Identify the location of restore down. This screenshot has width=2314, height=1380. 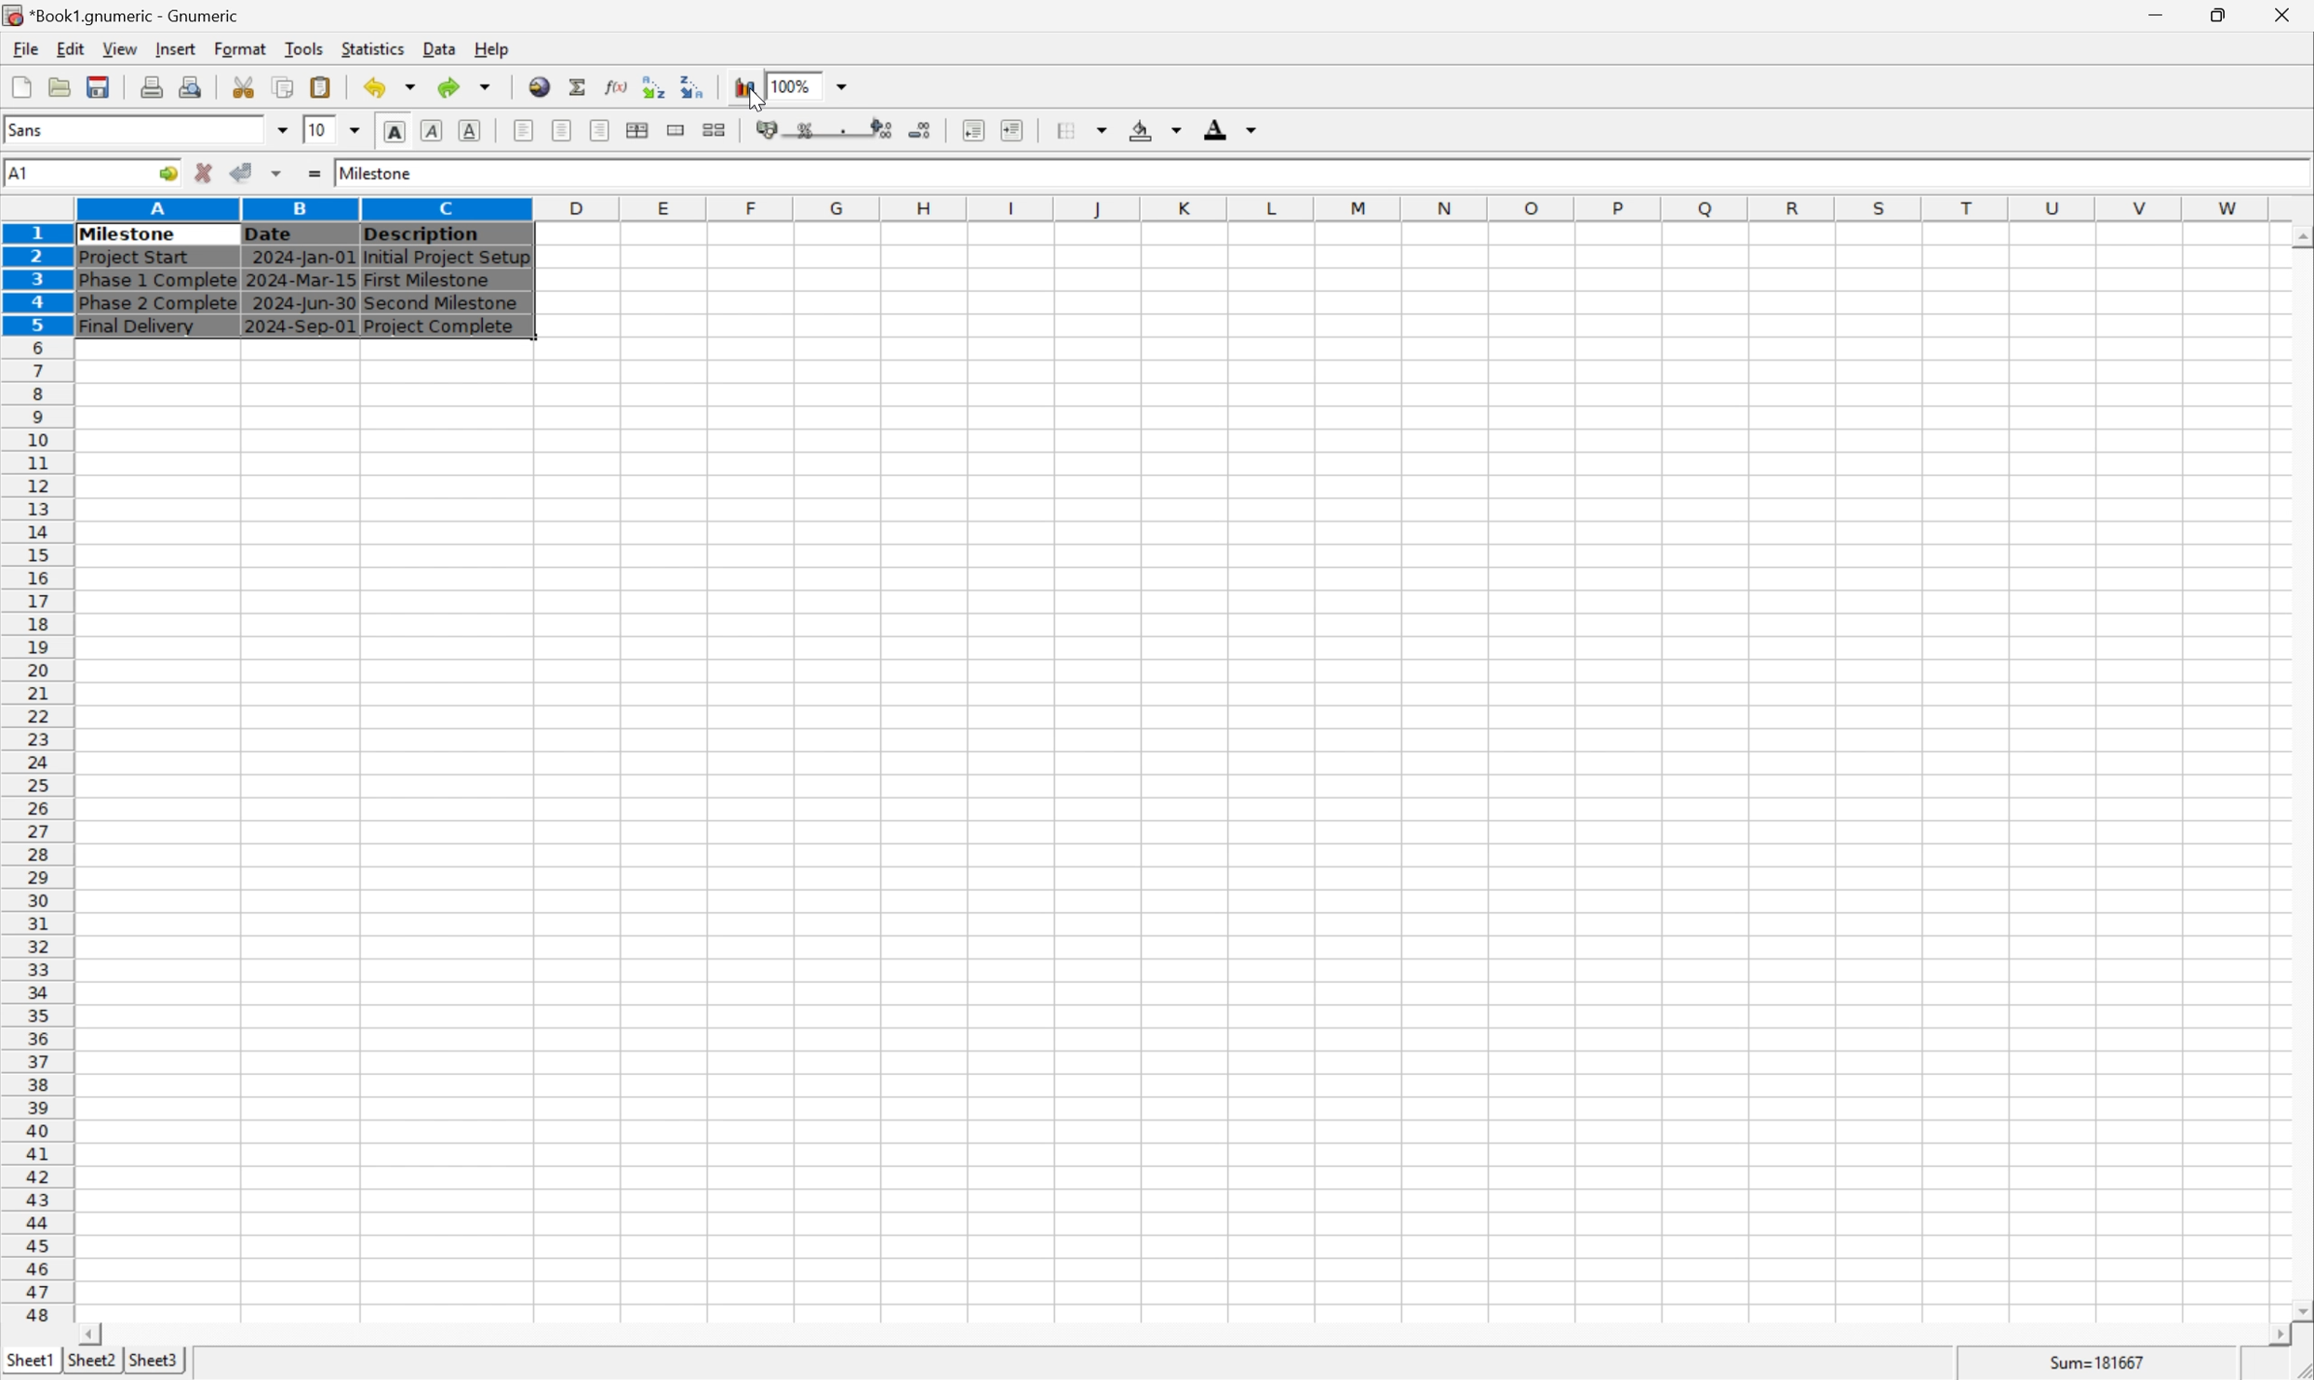
(2225, 15).